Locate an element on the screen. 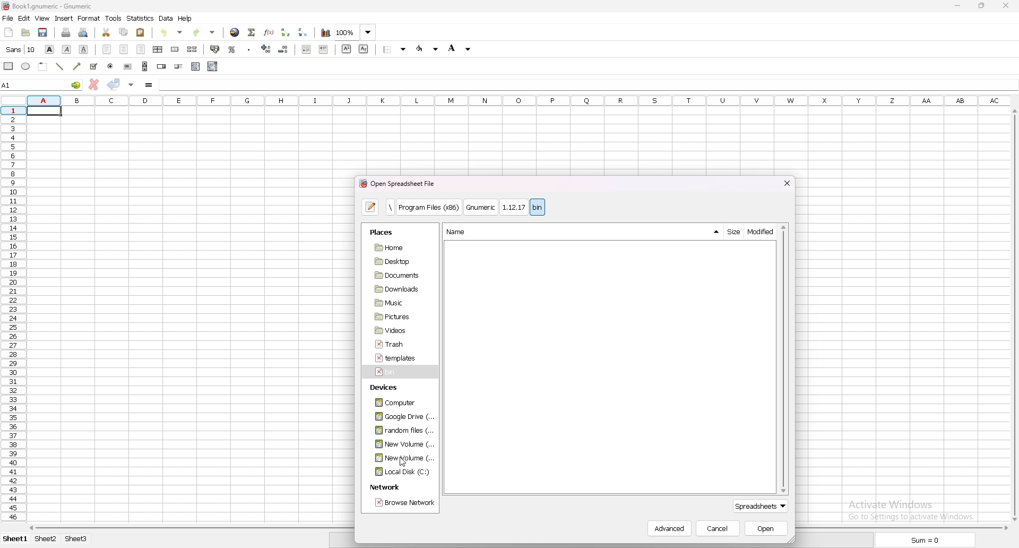  view is located at coordinates (41, 18).